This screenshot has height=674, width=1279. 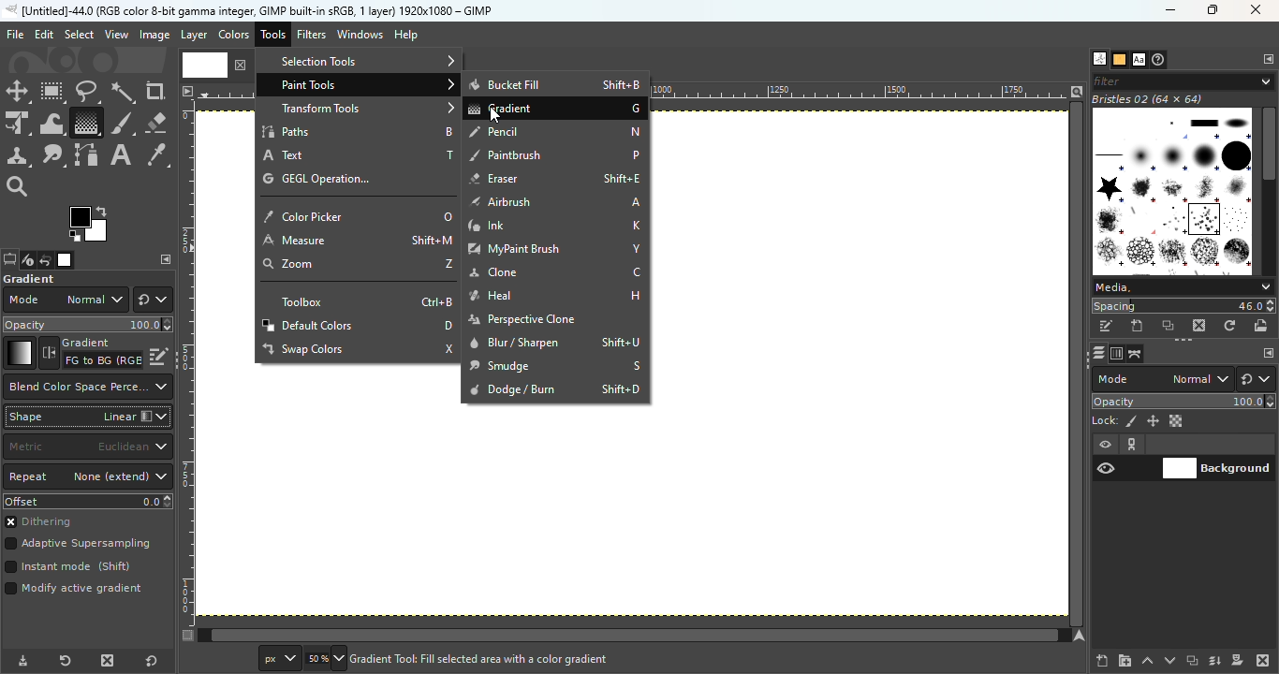 I want to click on Mode active gradient, so click(x=77, y=593).